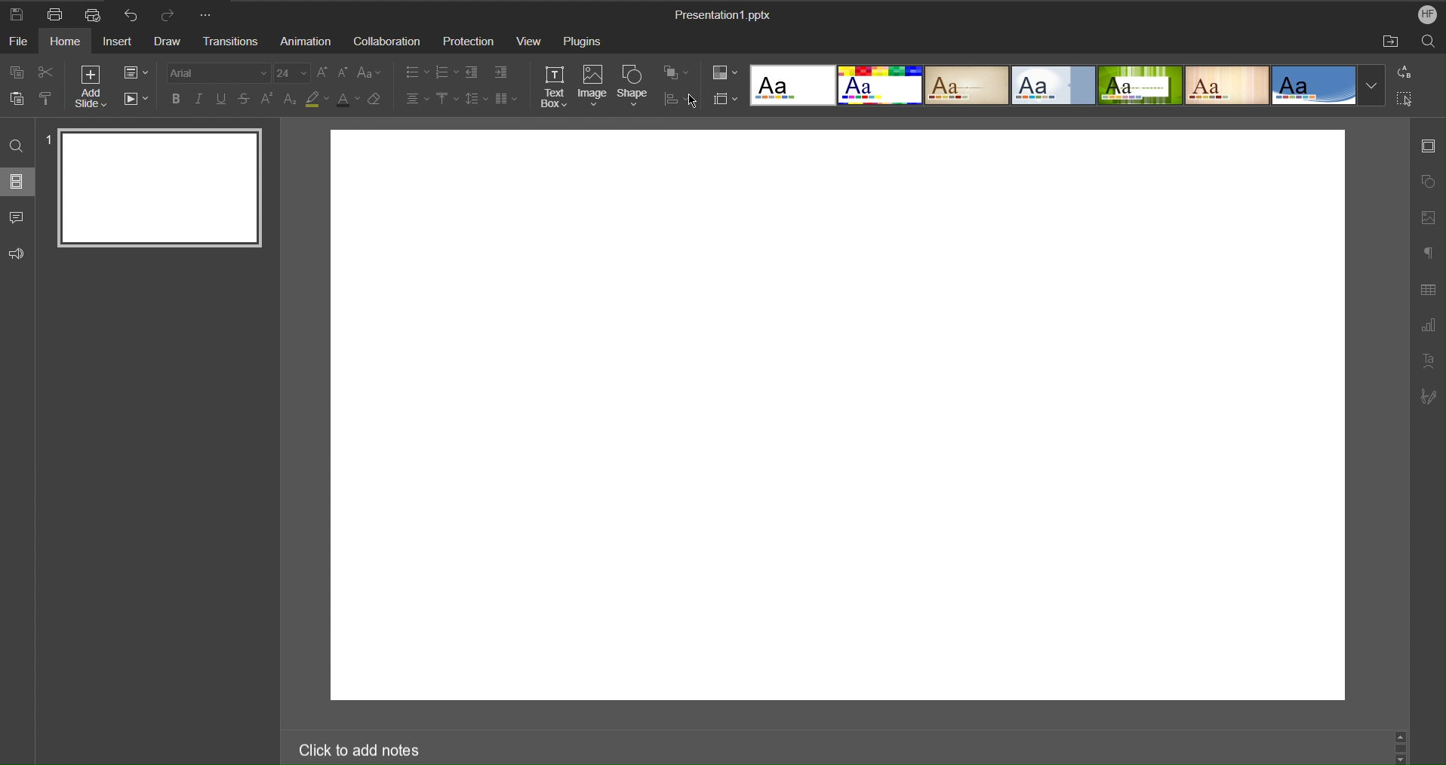 The image size is (1446, 765). I want to click on Playback, so click(136, 100).